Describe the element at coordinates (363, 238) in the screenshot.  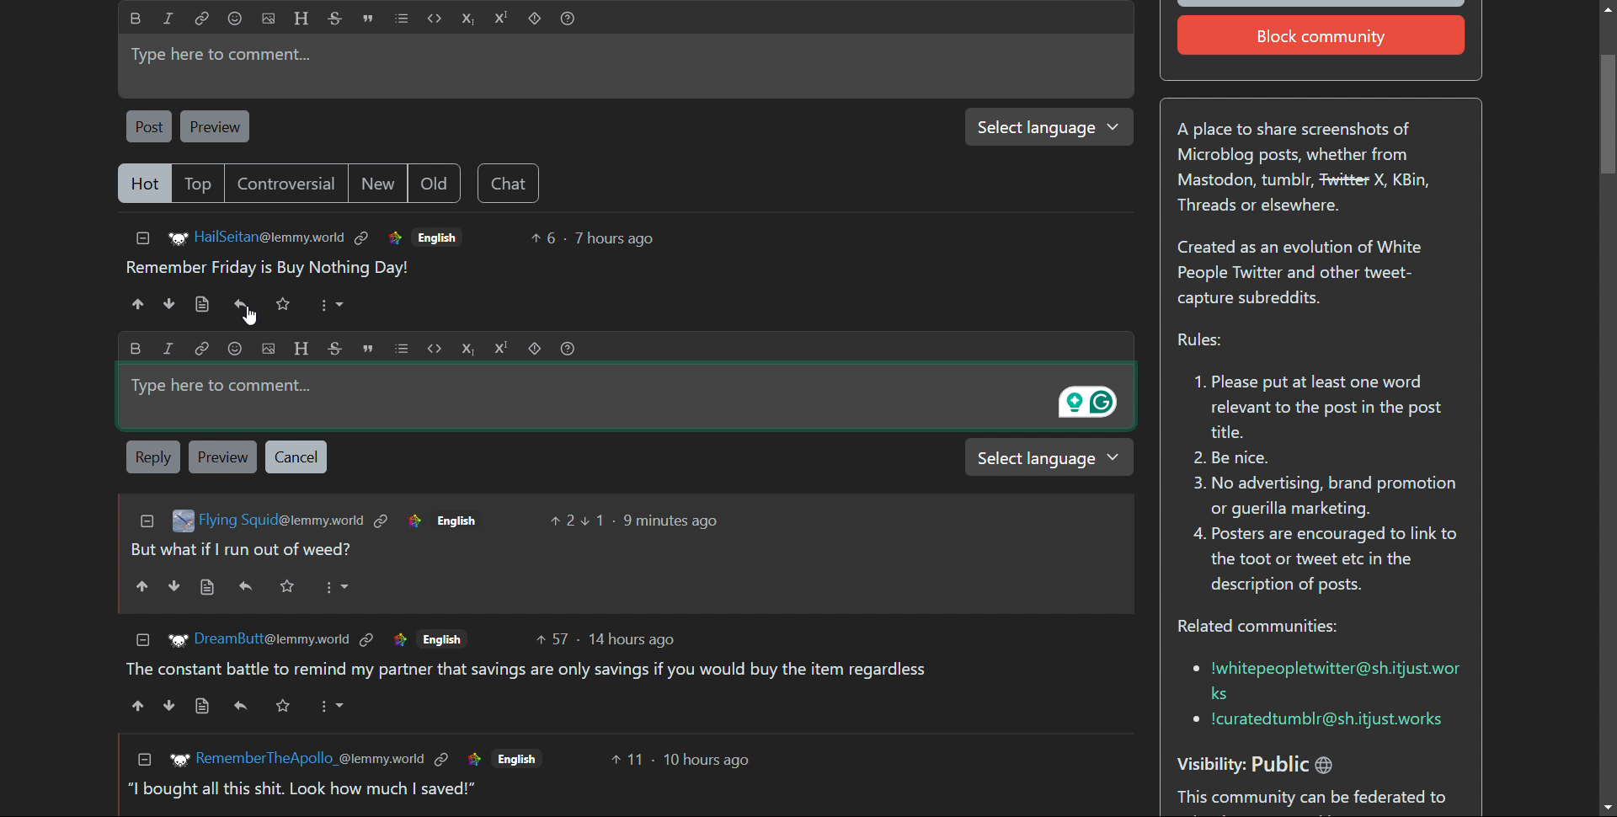
I see `link` at that location.